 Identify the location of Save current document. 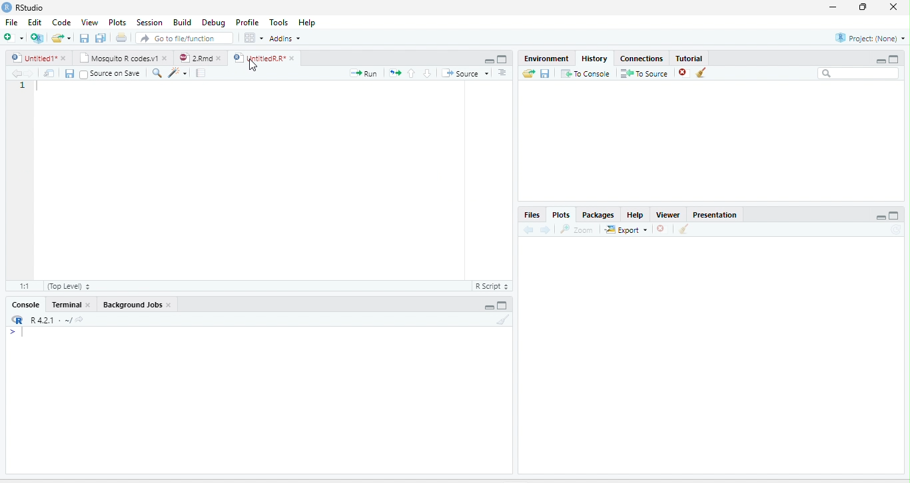
(69, 74).